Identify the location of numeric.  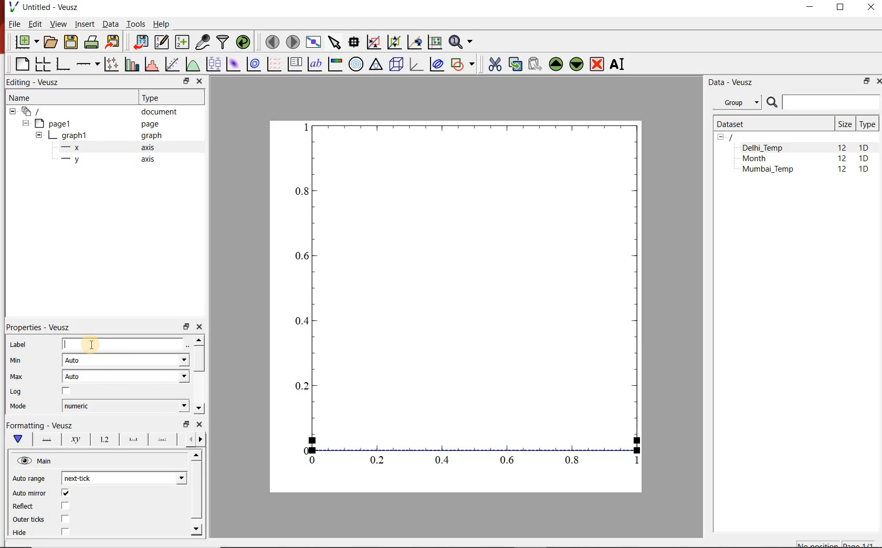
(125, 406).